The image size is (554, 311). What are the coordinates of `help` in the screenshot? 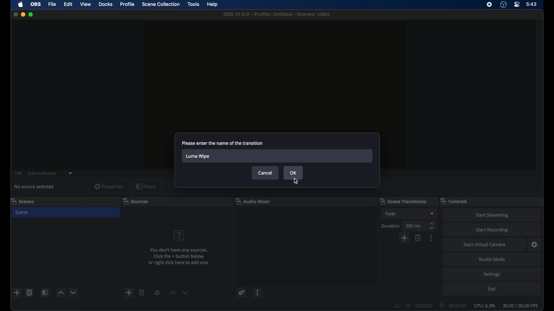 It's located at (213, 4).